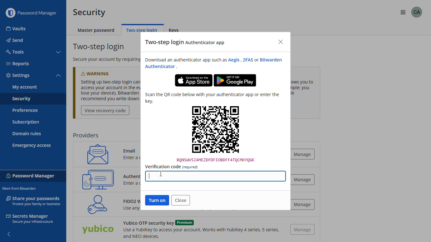 This screenshot has width=431, height=242. What do you see at coordinates (132, 149) in the screenshot?
I see `Email` at bounding box center [132, 149].